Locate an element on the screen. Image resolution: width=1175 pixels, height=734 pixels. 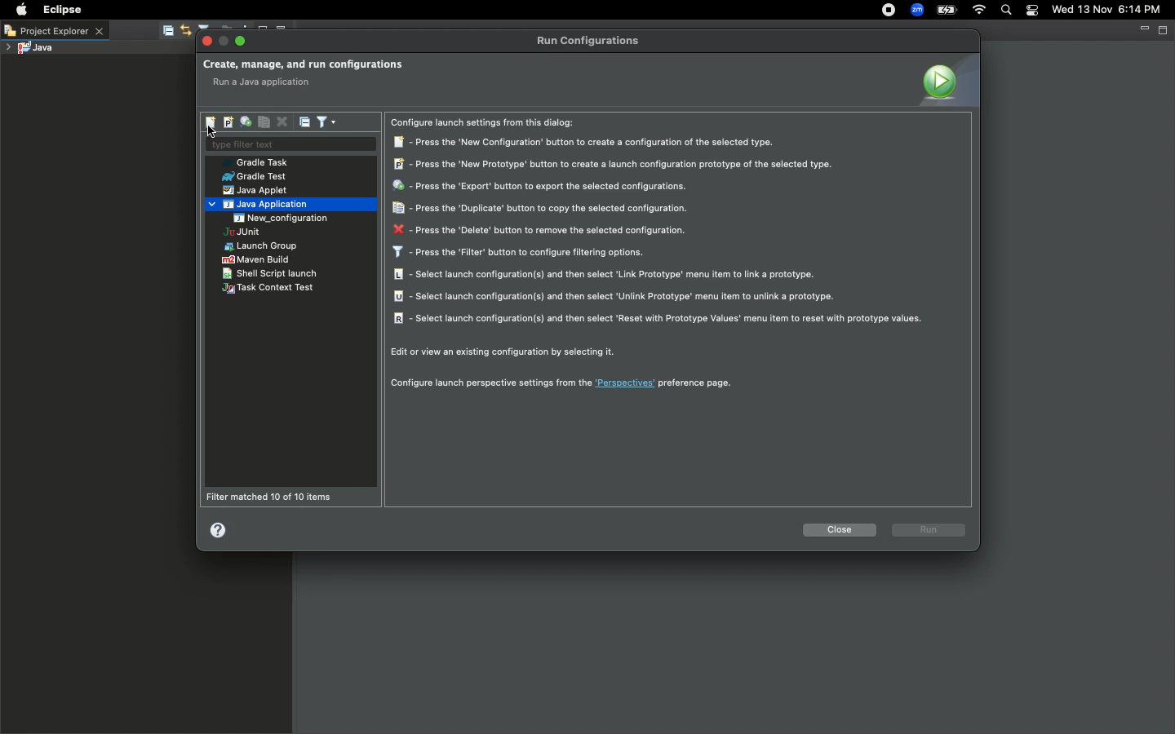
Close is located at coordinates (208, 42).